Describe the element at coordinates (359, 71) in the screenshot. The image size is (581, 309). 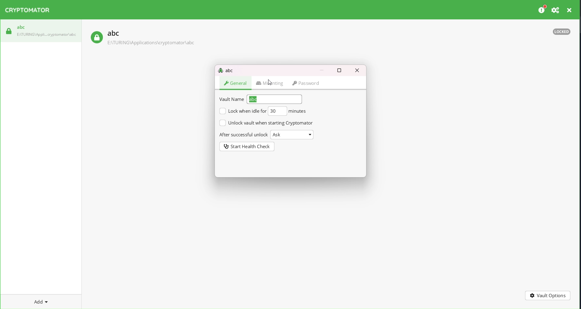
I see `close dialog` at that location.